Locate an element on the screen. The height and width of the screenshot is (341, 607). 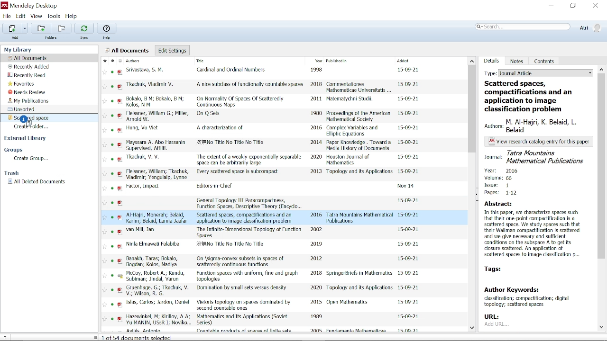
sync is located at coordinates (85, 38).